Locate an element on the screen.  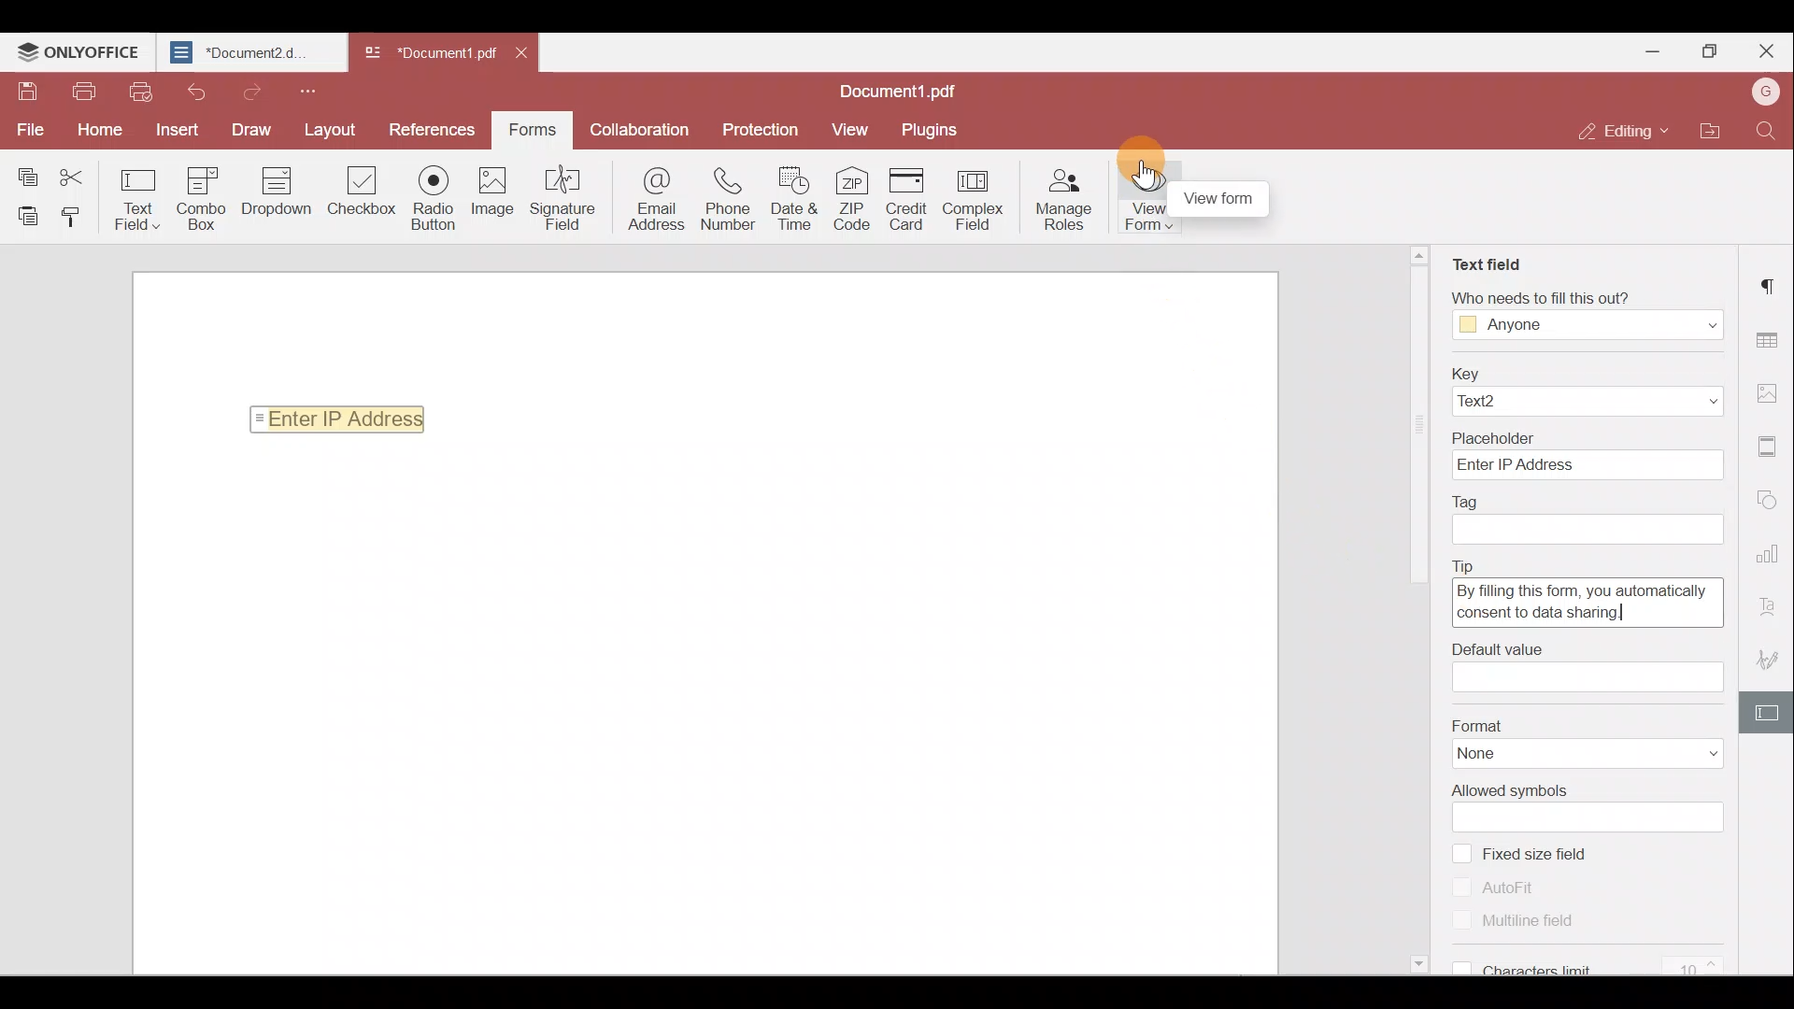
Image is located at coordinates (501, 198).